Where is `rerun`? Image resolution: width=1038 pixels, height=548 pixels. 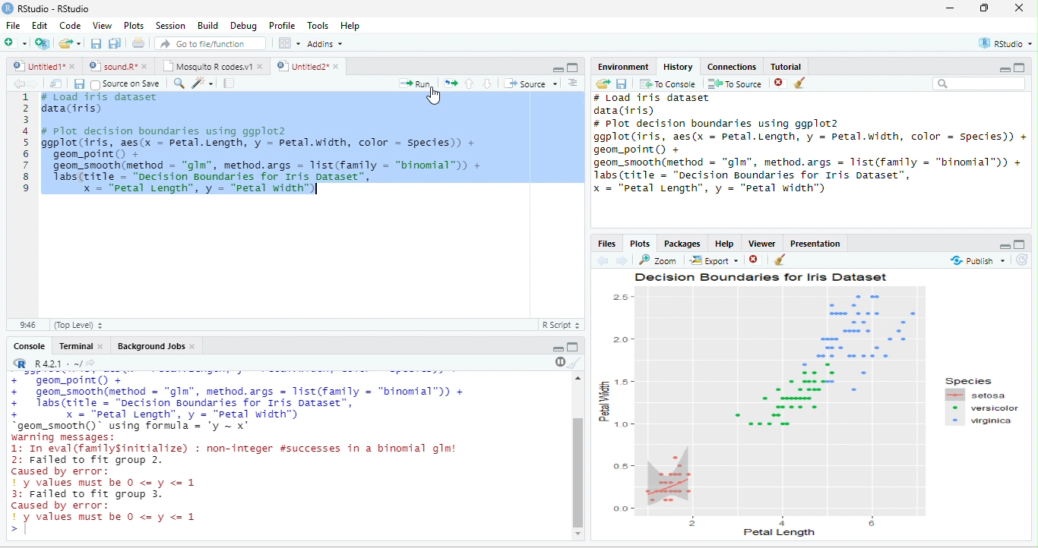
rerun is located at coordinates (450, 83).